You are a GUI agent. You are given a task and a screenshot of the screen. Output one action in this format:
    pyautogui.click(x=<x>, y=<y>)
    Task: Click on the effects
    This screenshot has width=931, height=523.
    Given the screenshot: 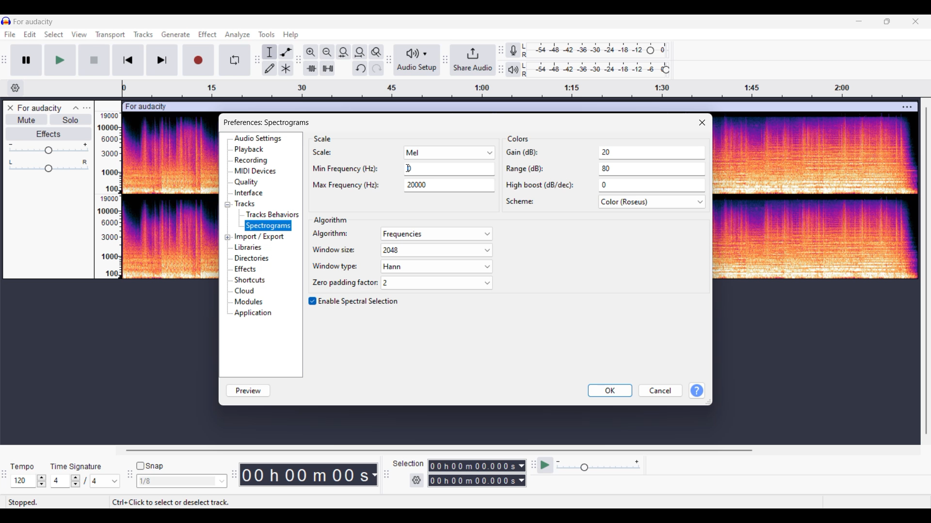 What is the action you would take?
    pyautogui.click(x=251, y=270)
    